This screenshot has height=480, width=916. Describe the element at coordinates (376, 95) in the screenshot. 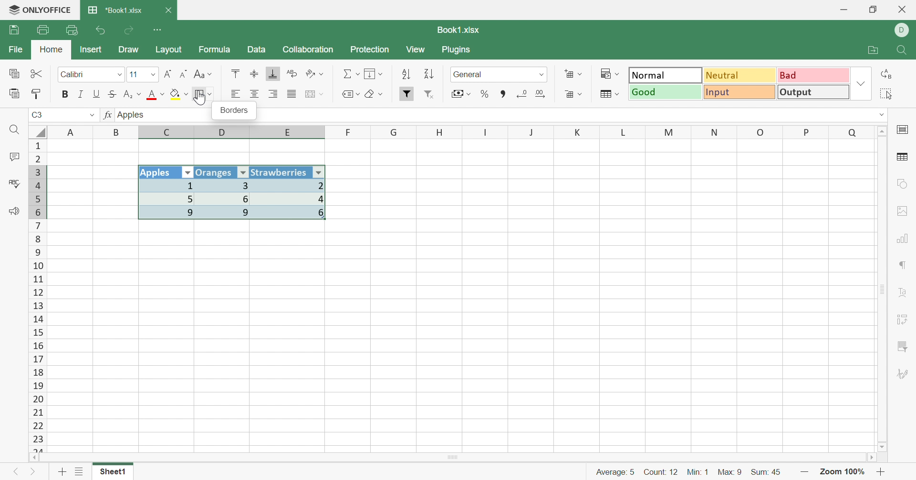

I see `Clear` at that location.